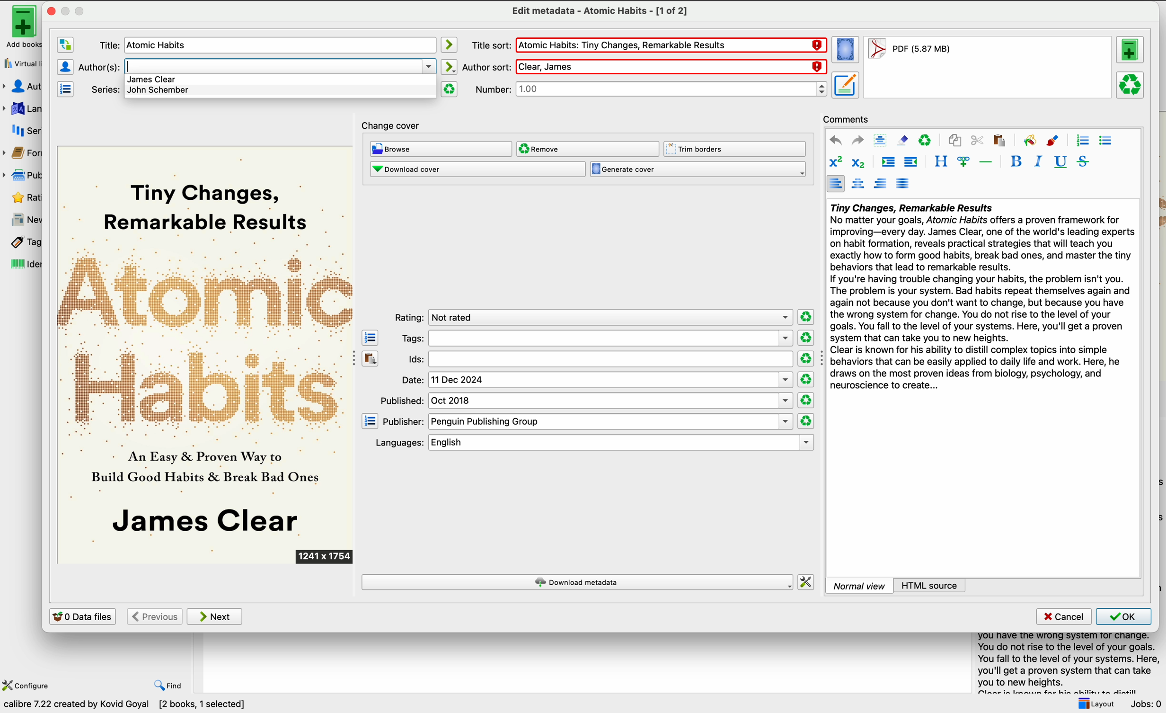 This screenshot has height=713, width=1166. What do you see at coordinates (19, 27) in the screenshot?
I see `add books` at bounding box center [19, 27].